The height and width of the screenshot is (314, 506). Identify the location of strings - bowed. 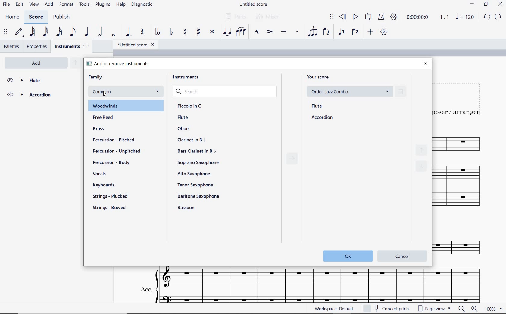
(112, 208).